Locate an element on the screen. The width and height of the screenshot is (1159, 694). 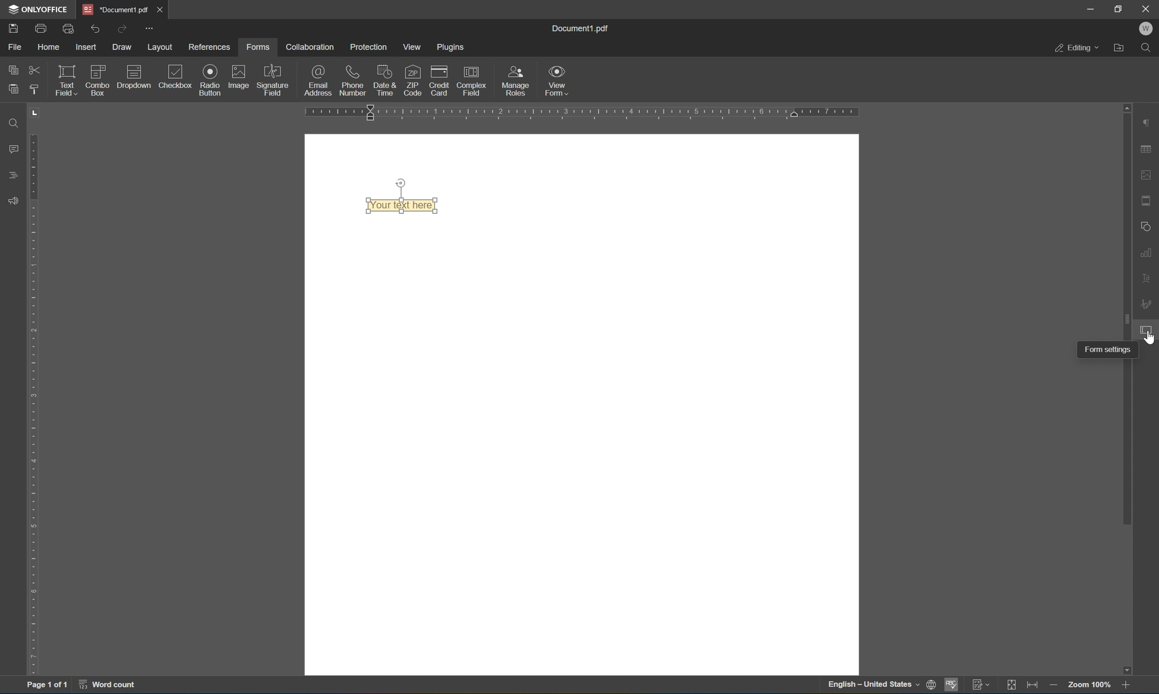
word count is located at coordinates (105, 684).